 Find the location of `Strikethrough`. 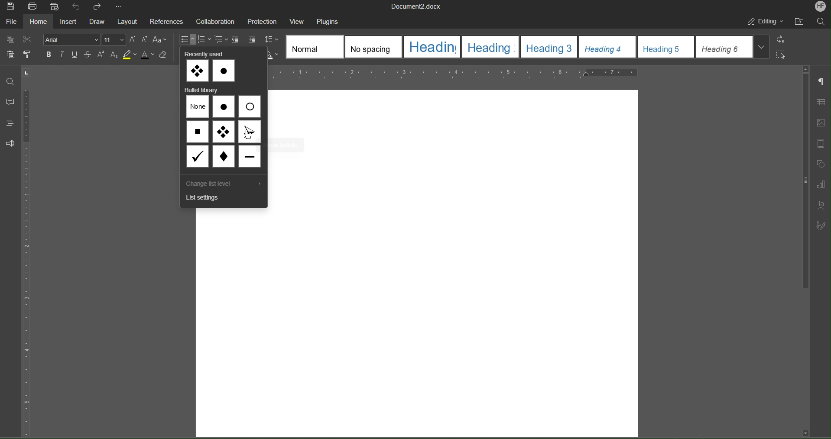

Strikethrough is located at coordinates (91, 56).